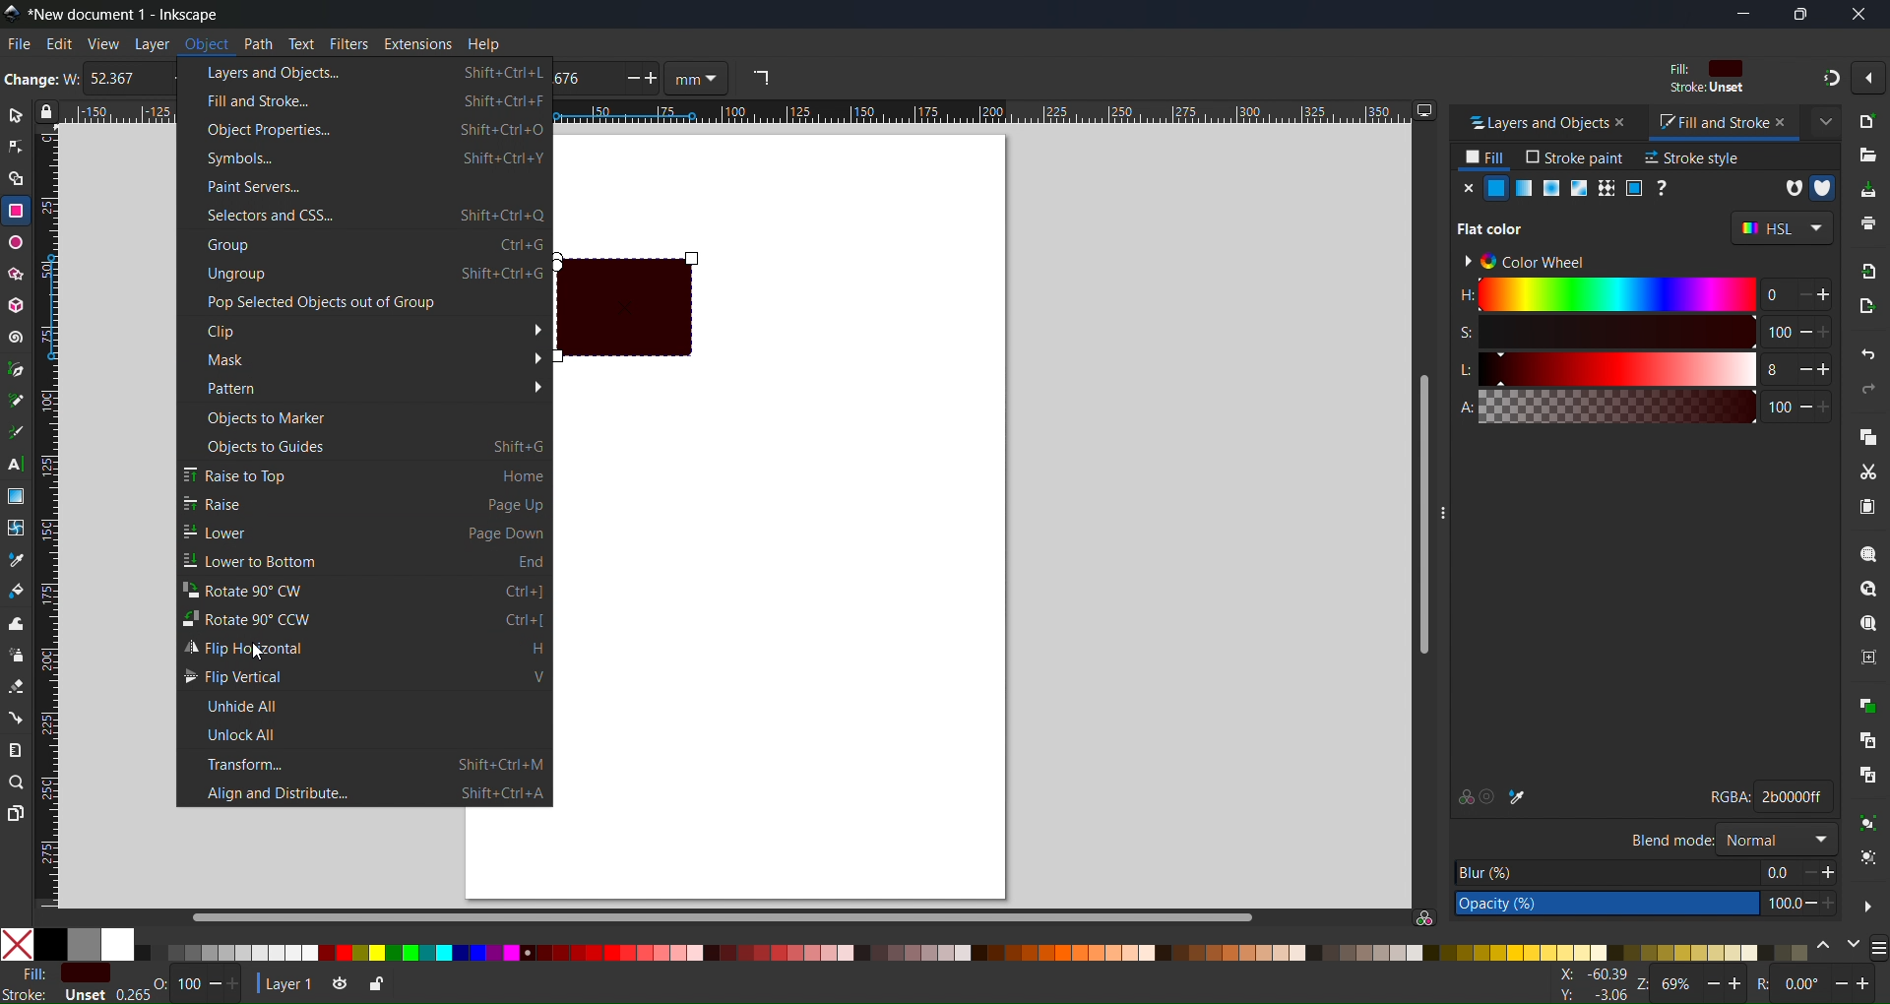 Image resolution: width=1890 pixels, height=1004 pixels. I want to click on Minimize the radius, so click(629, 80).